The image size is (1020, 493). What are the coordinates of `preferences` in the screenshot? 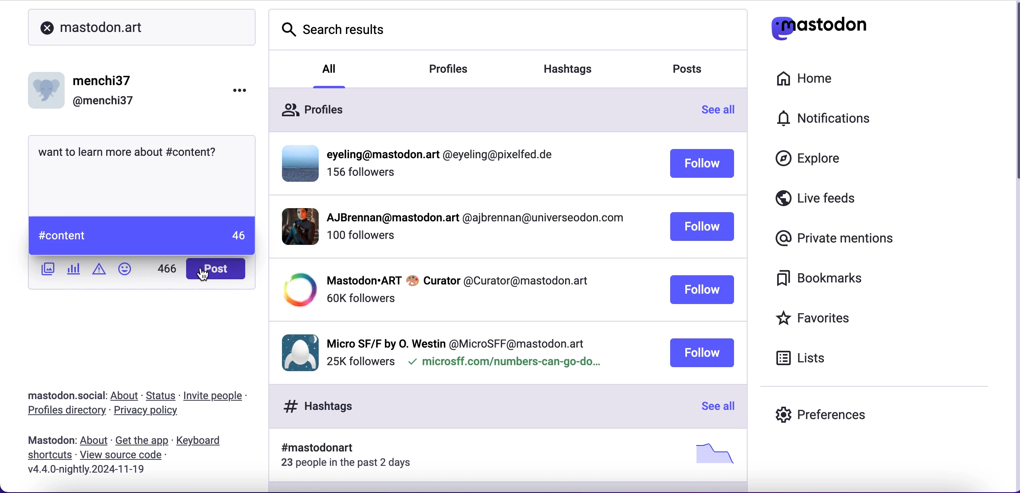 It's located at (825, 412).